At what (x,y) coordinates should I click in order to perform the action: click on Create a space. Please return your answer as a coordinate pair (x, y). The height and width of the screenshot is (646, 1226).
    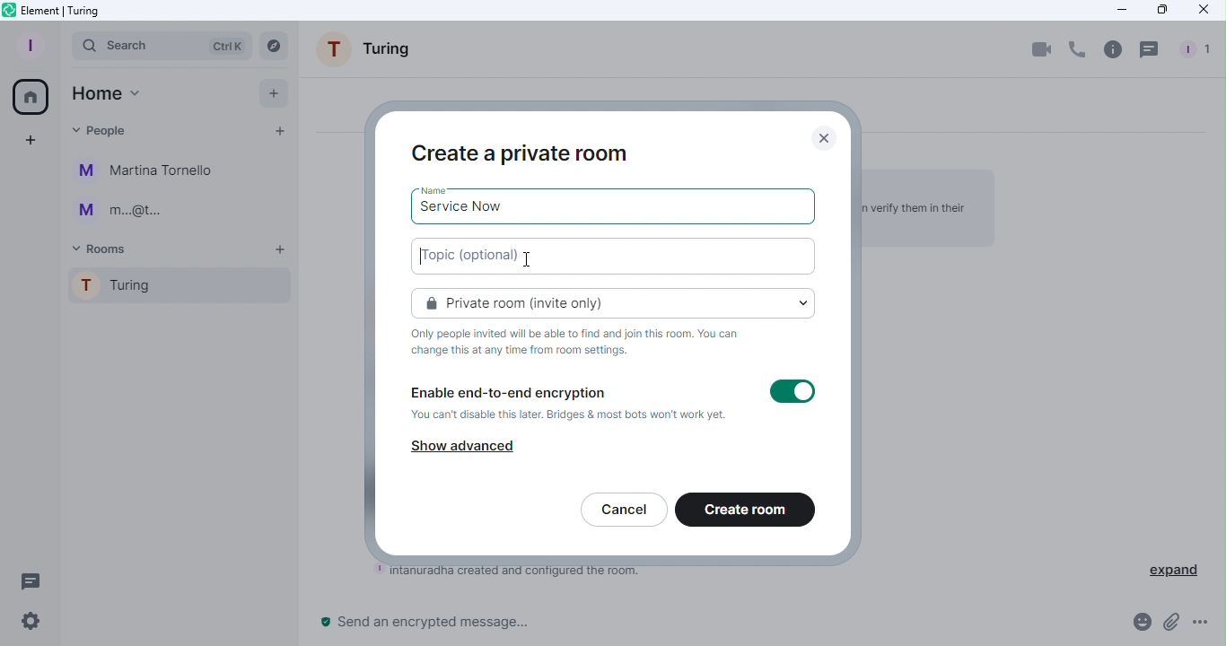
    Looking at the image, I should click on (31, 141).